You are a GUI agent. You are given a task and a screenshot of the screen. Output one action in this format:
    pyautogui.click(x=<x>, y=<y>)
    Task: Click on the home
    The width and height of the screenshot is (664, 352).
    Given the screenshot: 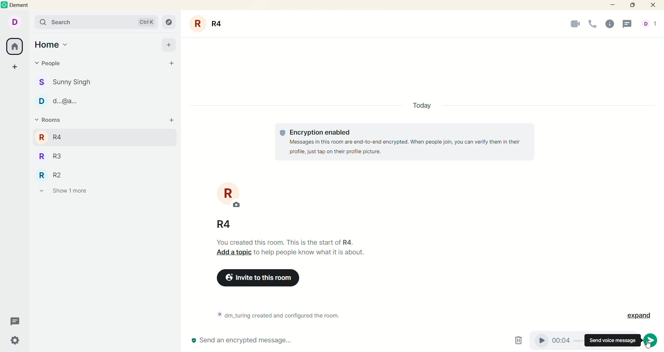 What is the action you would take?
    pyautogui.click(x=51, y=45)
    